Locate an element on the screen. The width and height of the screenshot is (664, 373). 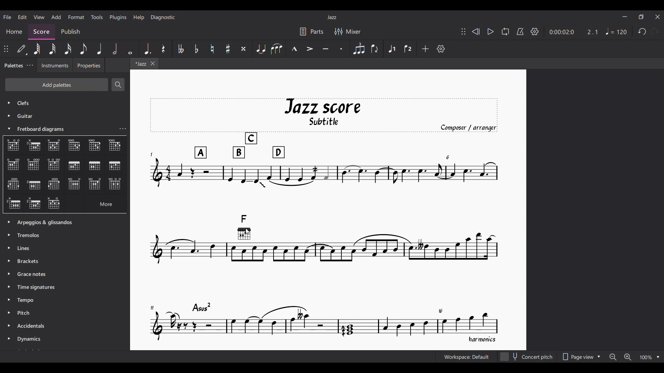
Instruments is located at coordinates (54, 66).